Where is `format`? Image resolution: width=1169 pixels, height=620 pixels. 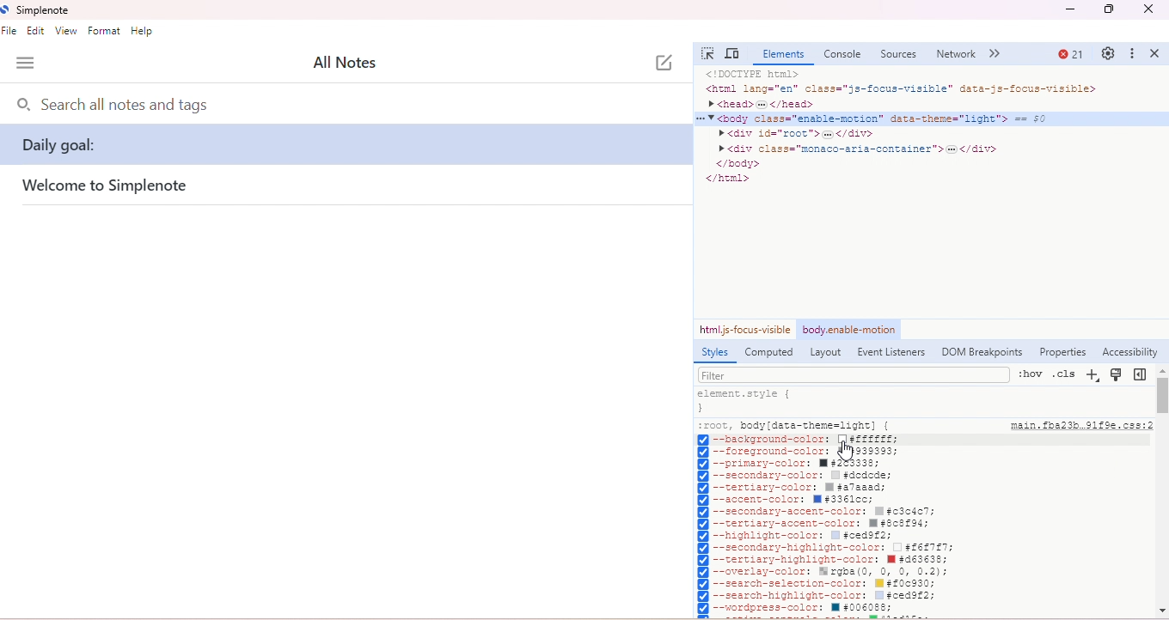 format is located at coordinates (104, 31).